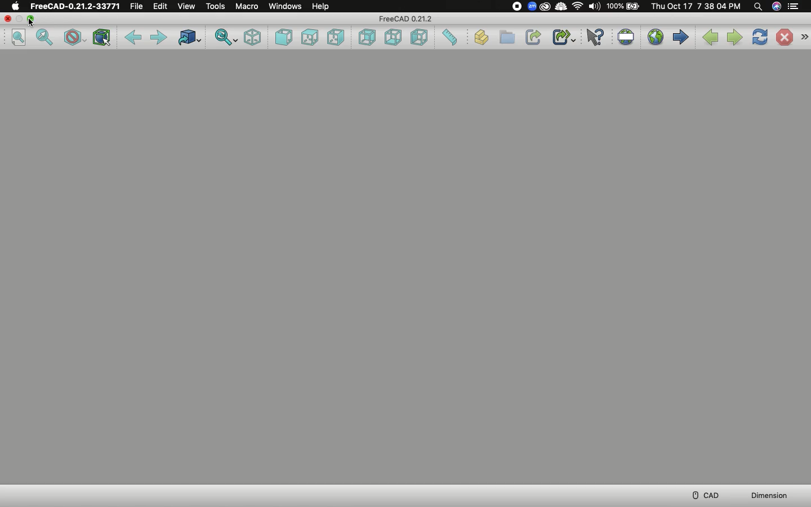  I want to click on Fit selection, so click(47, 39).